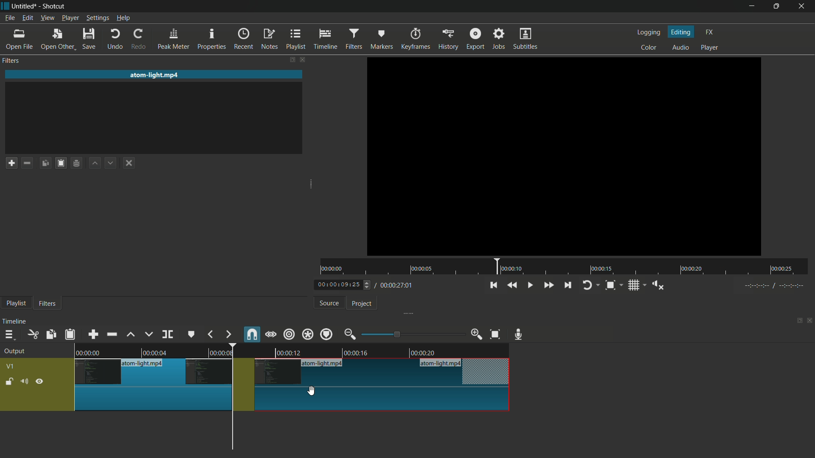  Describe the element at coordinates (269, 39) in the screenshot. I see `notes` at that location.